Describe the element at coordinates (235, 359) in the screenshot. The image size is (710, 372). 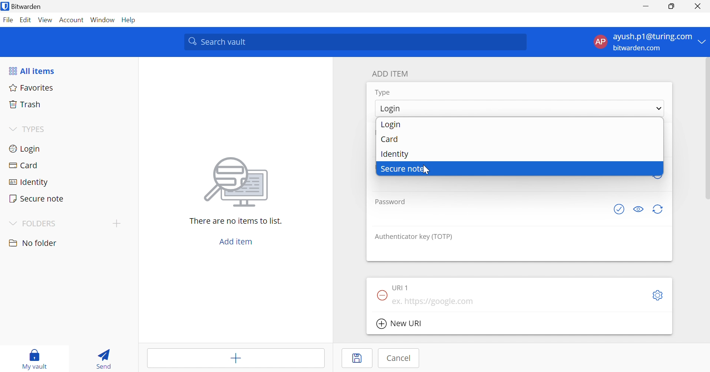
I see `Add item` at that location.